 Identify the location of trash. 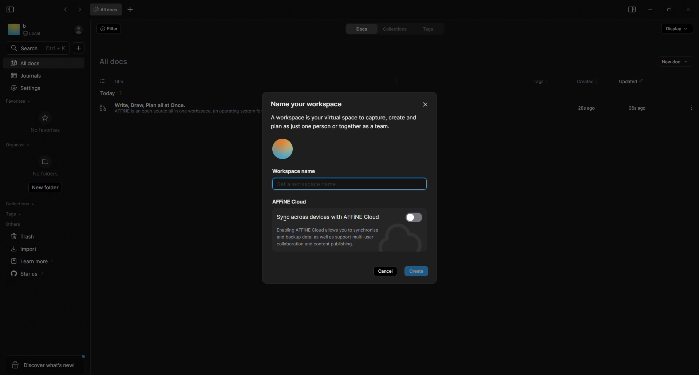
(23, 237).